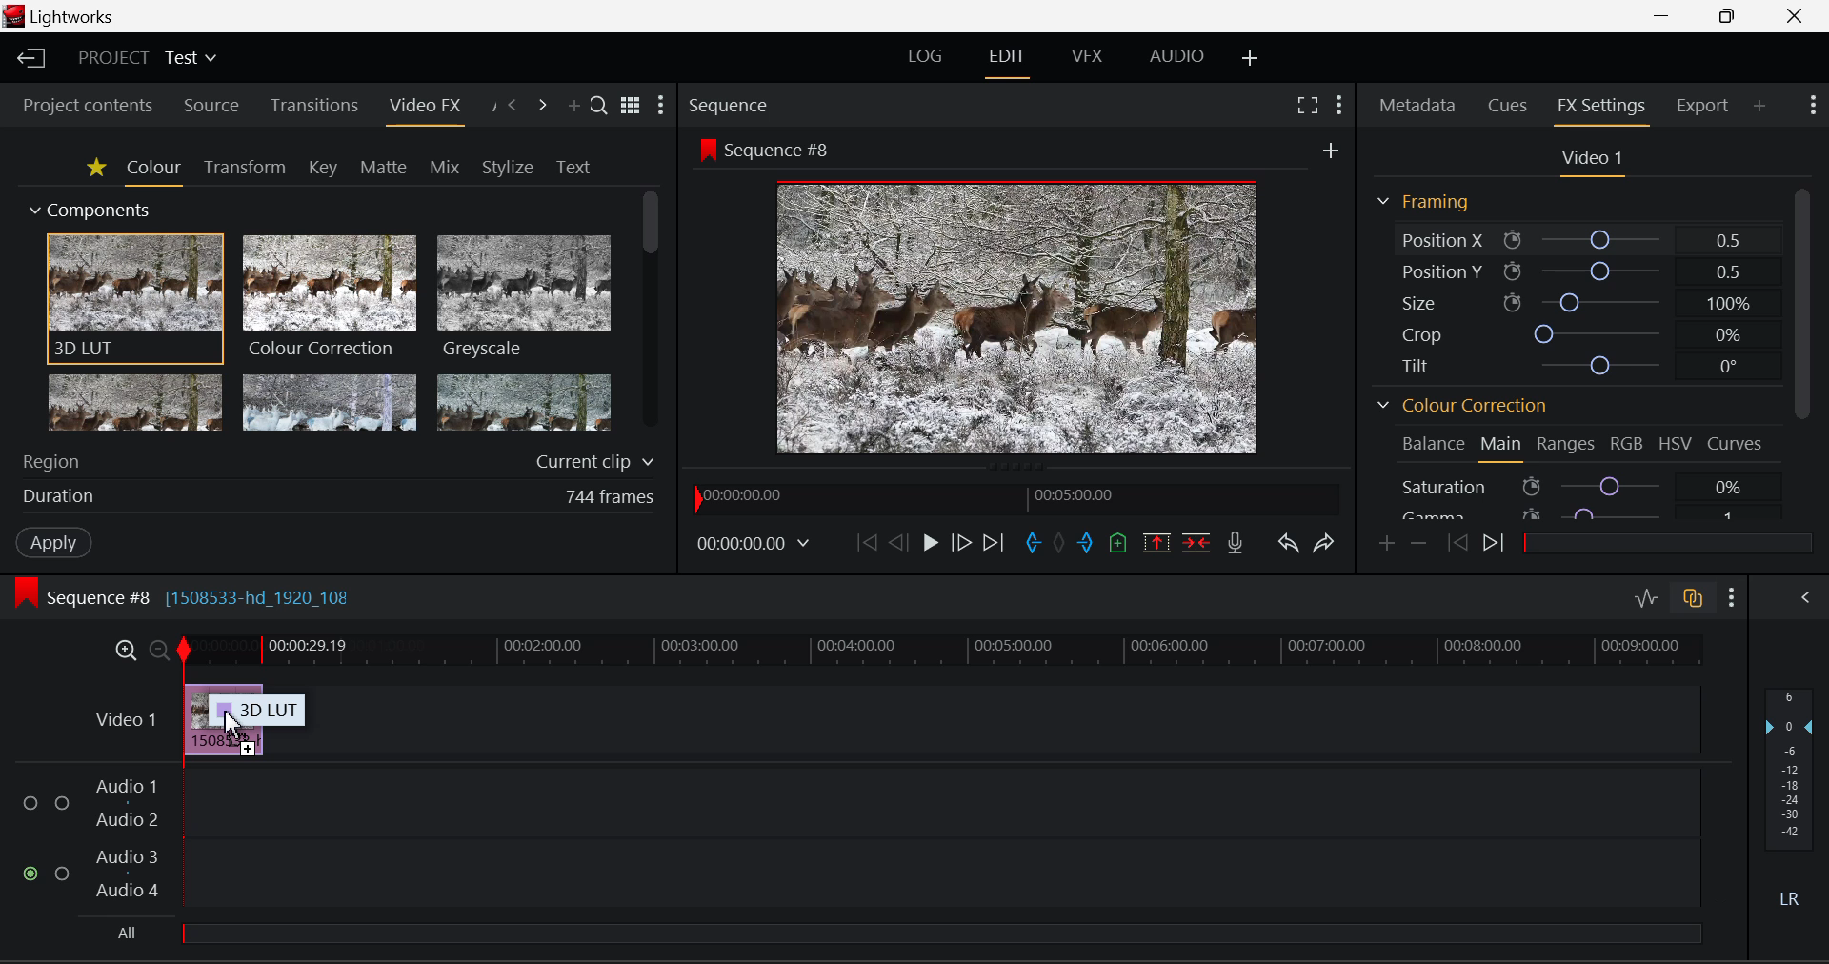 This screenshot has height=964, width=1829. I want to click on Frame Time , so click(753, 548).